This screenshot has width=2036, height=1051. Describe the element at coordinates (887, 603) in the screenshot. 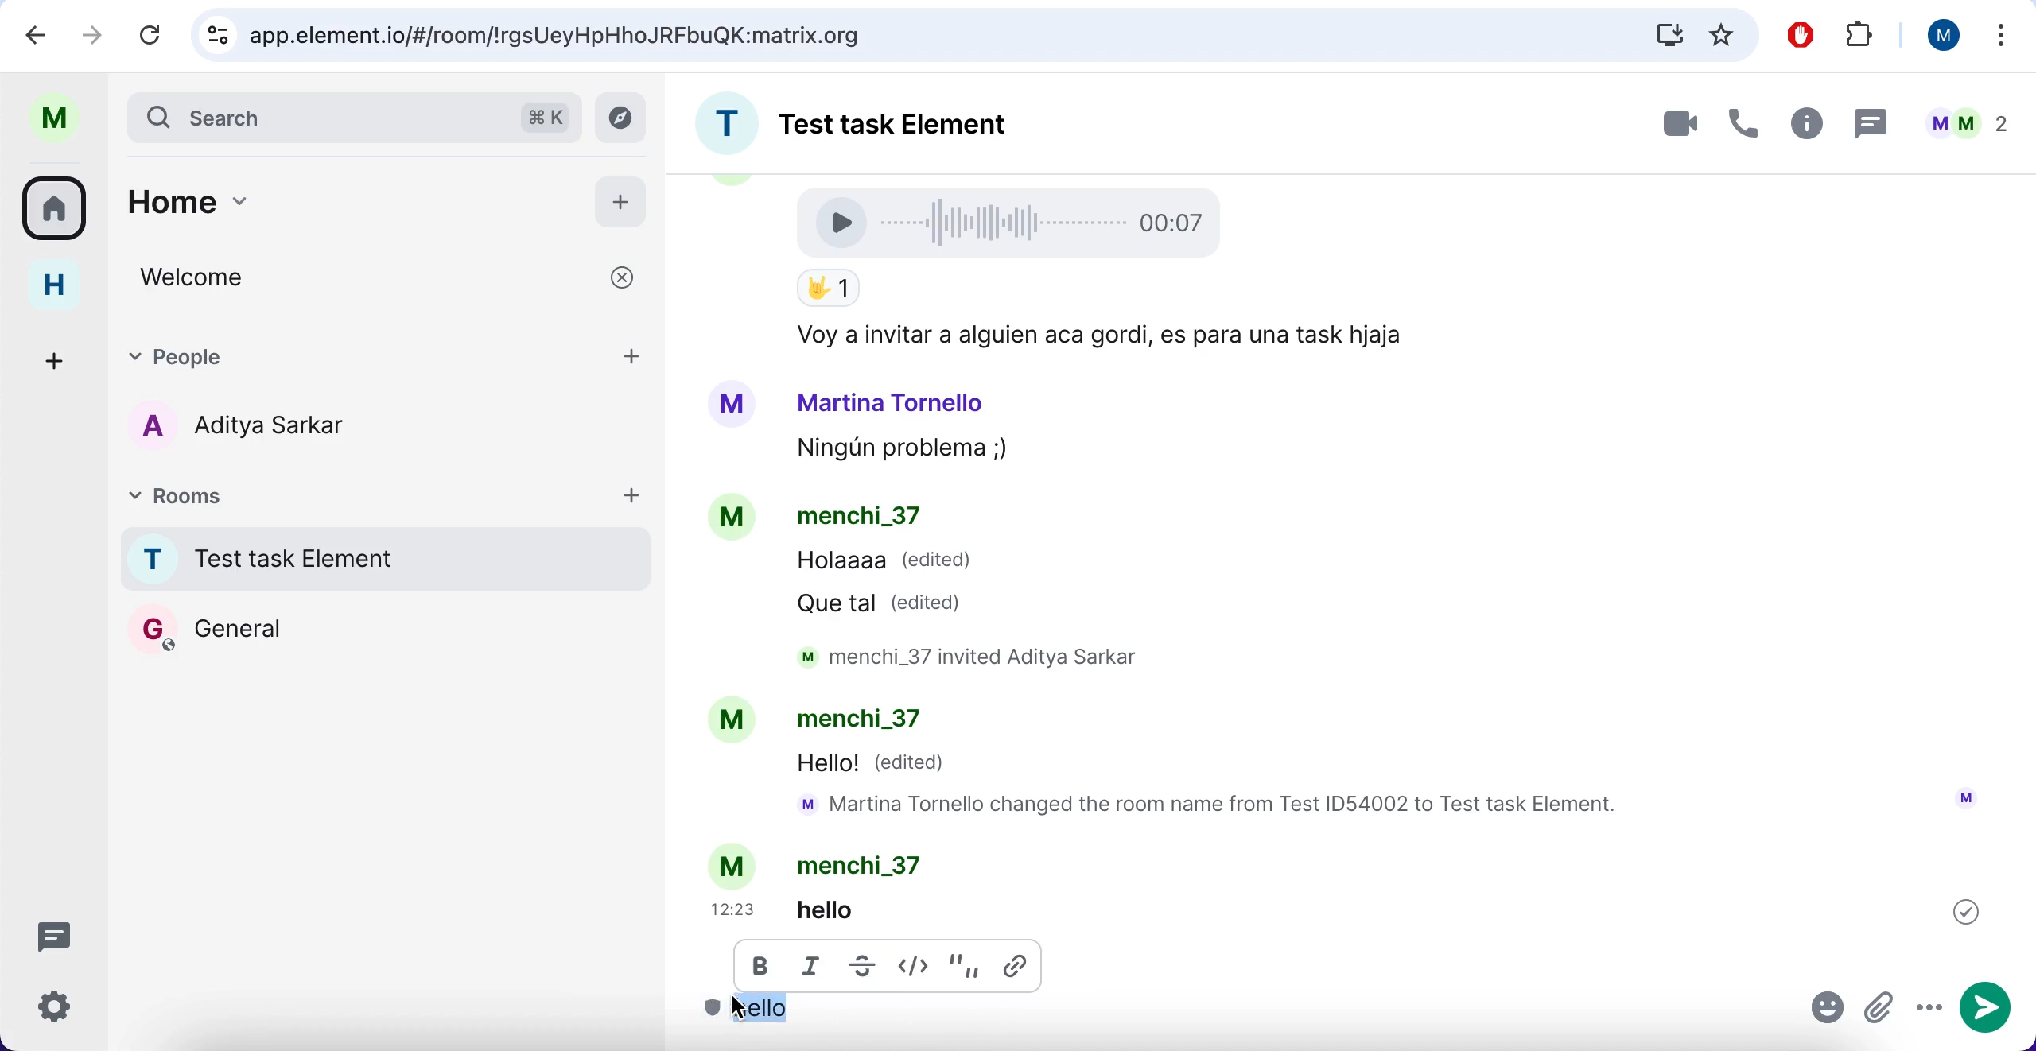

I see `Que tal (edited)` at that location.